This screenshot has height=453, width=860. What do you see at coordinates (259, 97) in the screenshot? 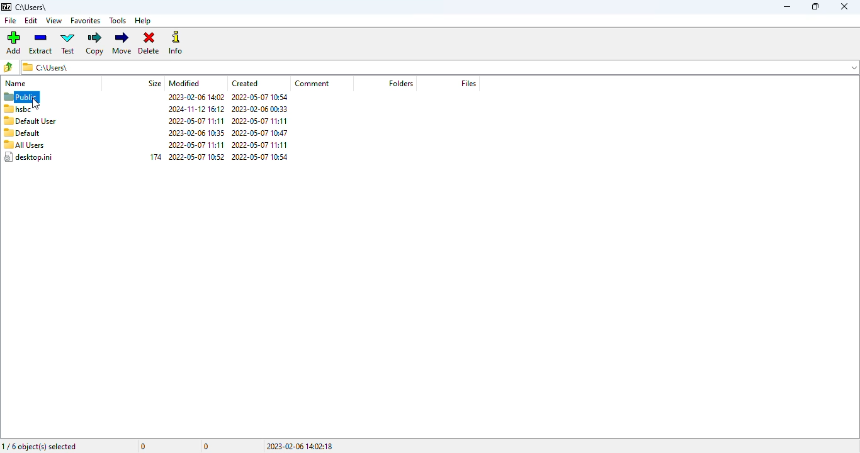
I see `2022-05-07 10:54` at bounding box center [259, 97].